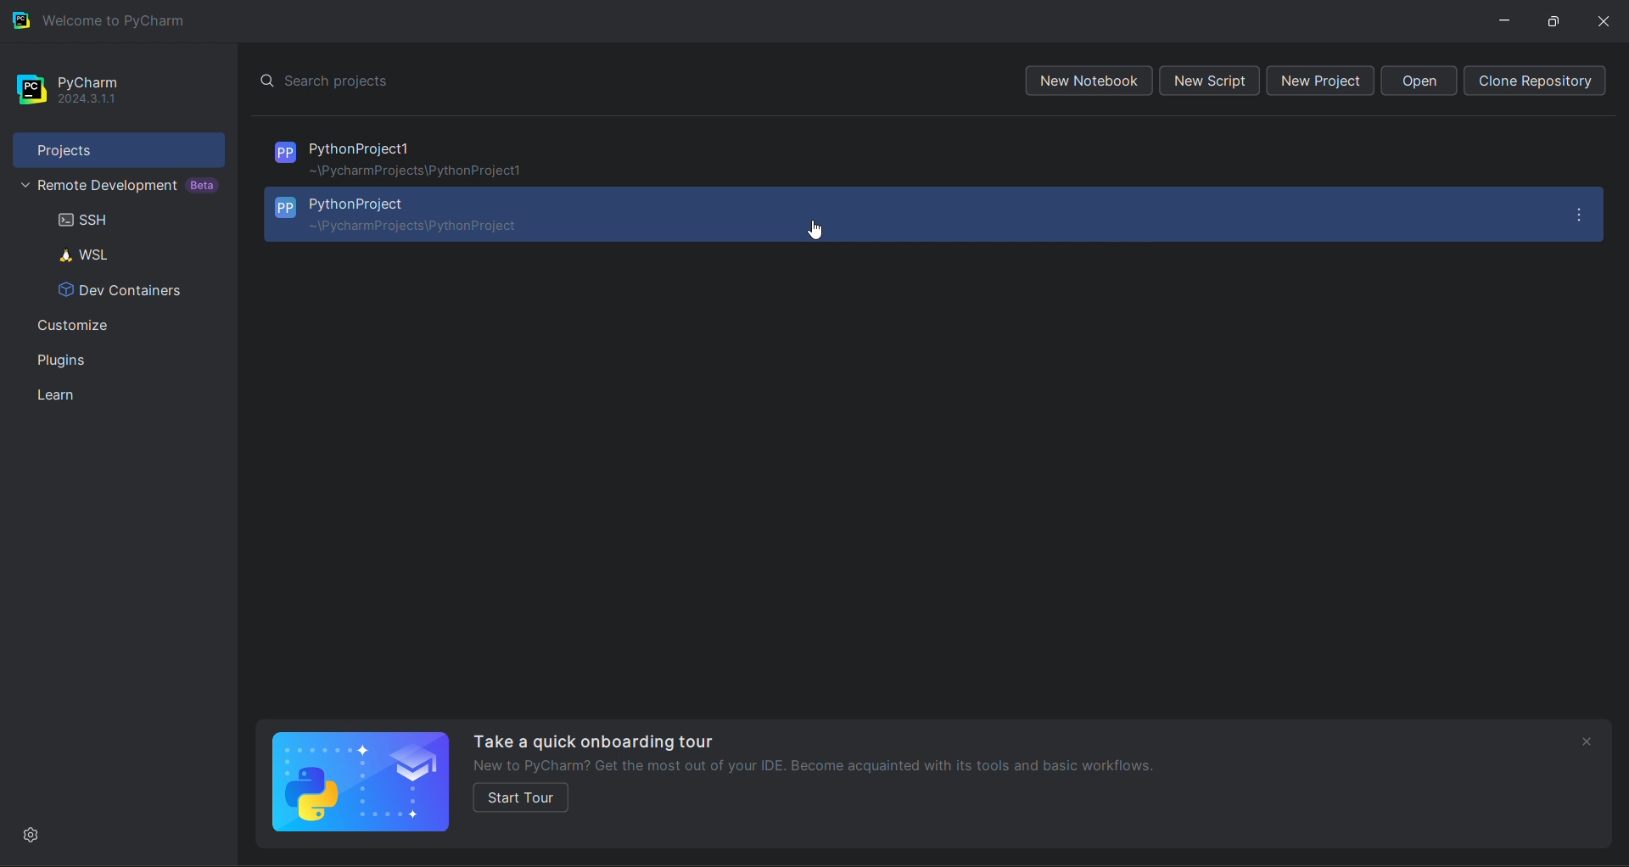  What do you see at coordinates (616, 79) in the screenshot?
I see `search bar` at bounding box center [616, 79].